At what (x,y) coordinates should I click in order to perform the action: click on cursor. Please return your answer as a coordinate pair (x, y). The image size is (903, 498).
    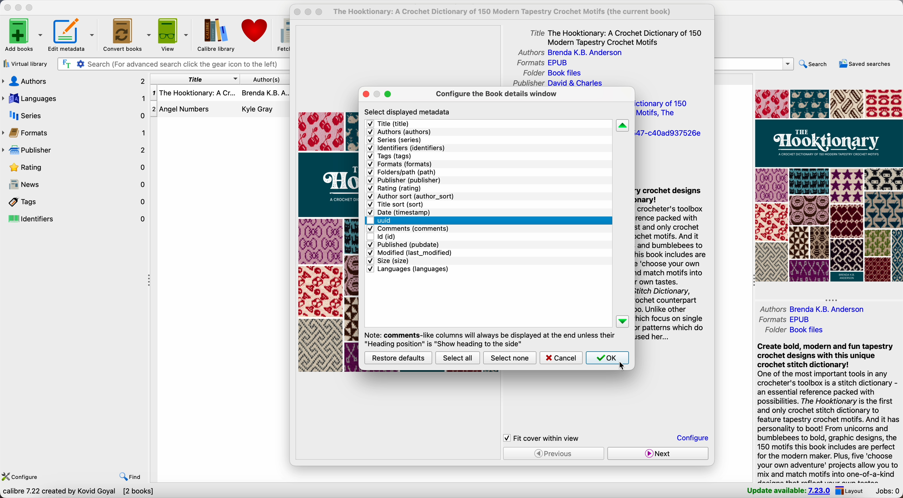
    Looking at the image, I should click on (622, 367).